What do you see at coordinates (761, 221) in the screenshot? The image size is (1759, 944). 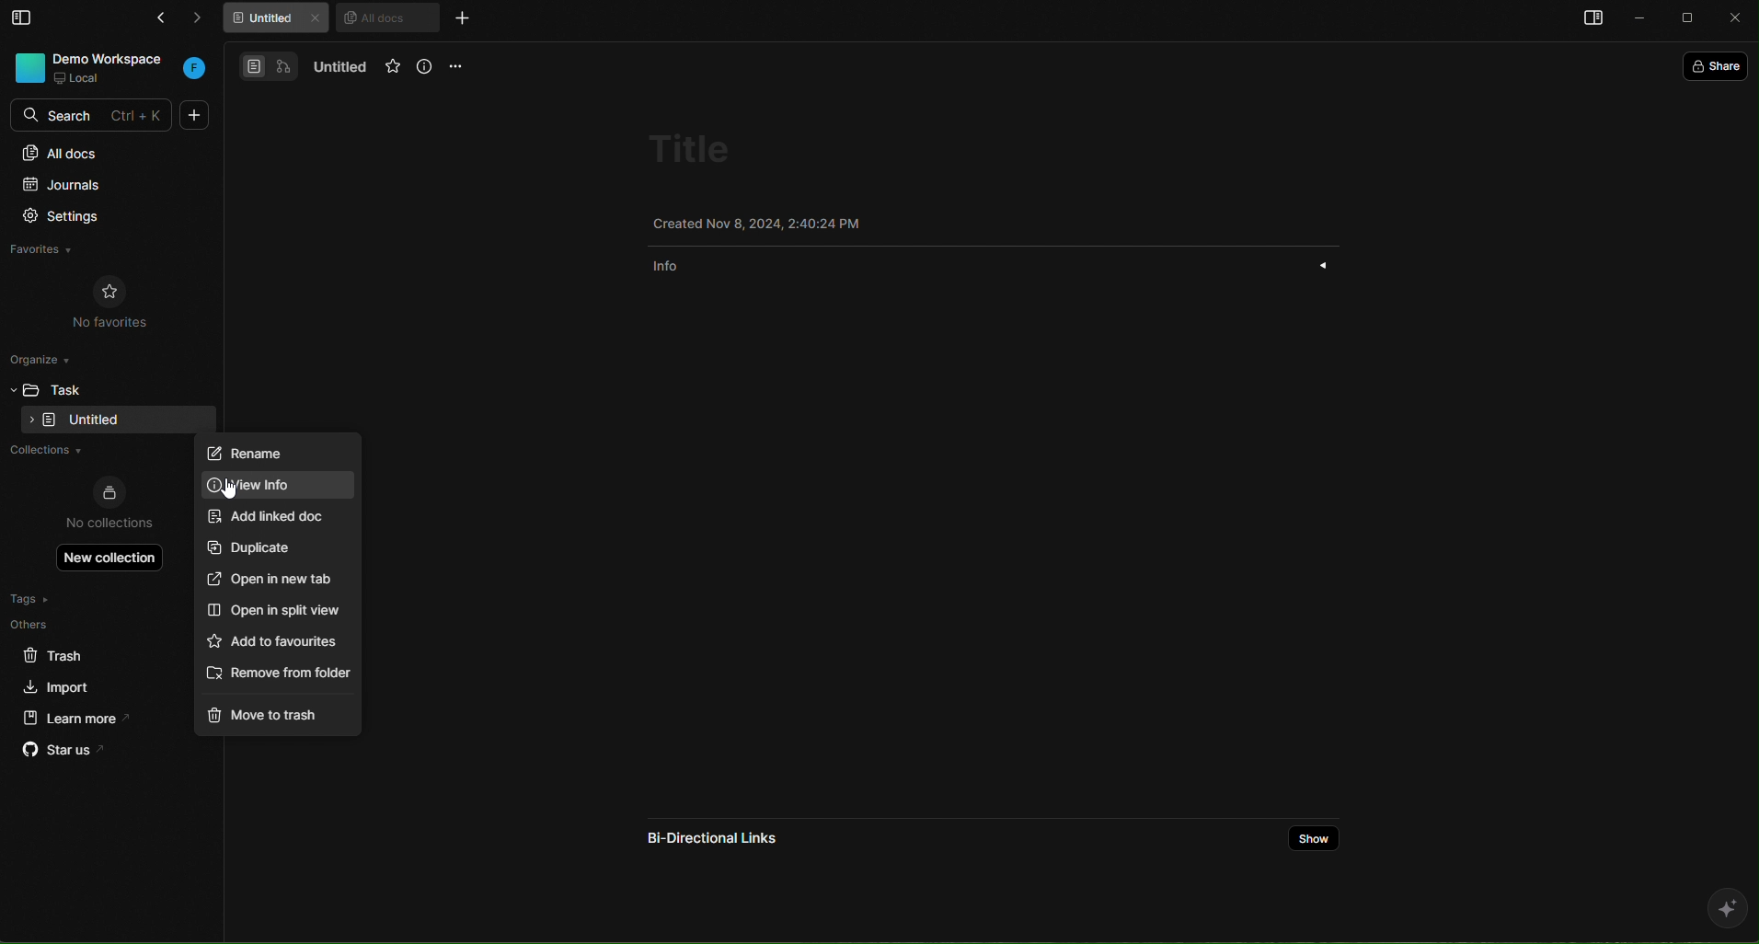 I see `Created Nov 8, 2024, 2:38:38 PM` at bounding box center [761, 221].